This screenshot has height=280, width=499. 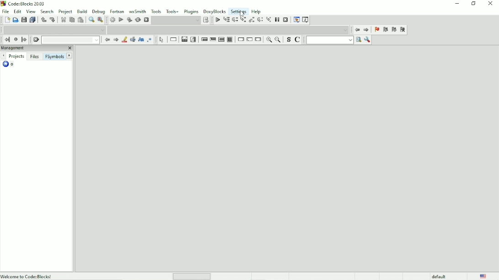 What do you see at coordinates (132, 40) in the screenshot?
I see `Selected text` at bounding box center [132, 40].